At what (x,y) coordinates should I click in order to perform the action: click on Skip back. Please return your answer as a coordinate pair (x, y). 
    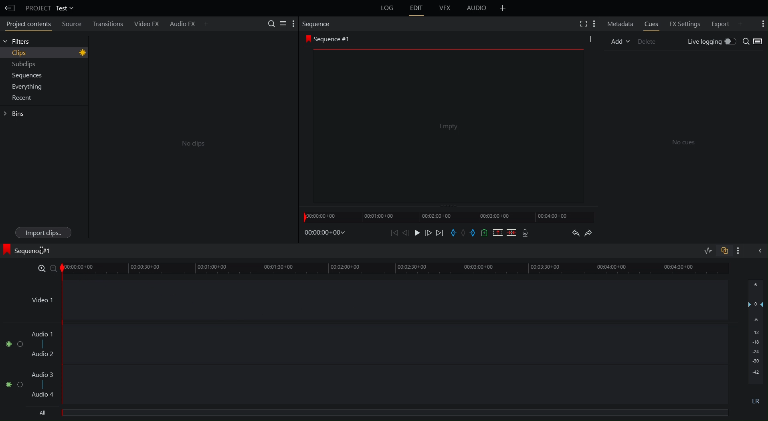
    Looking at the image, I should click on (394, 233).